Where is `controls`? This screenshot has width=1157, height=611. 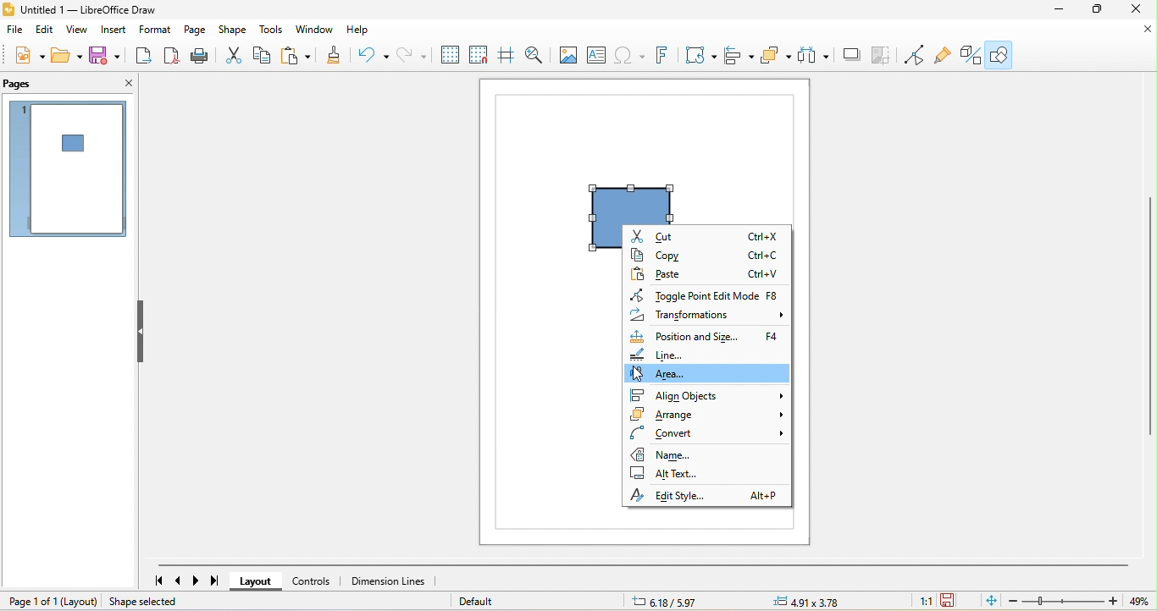 controls is located at coordinates (317, 579).